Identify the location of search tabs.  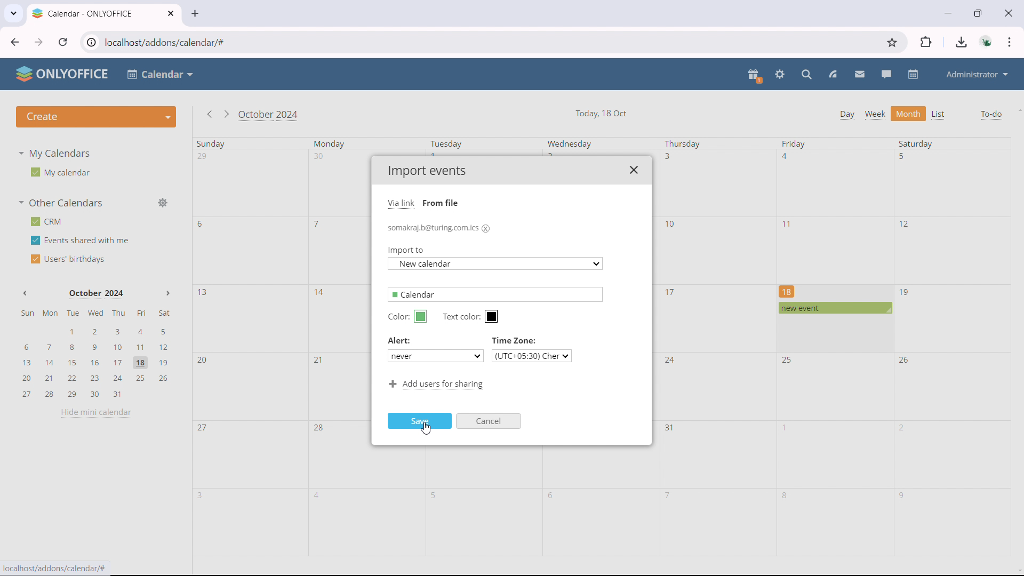
(13, 12).